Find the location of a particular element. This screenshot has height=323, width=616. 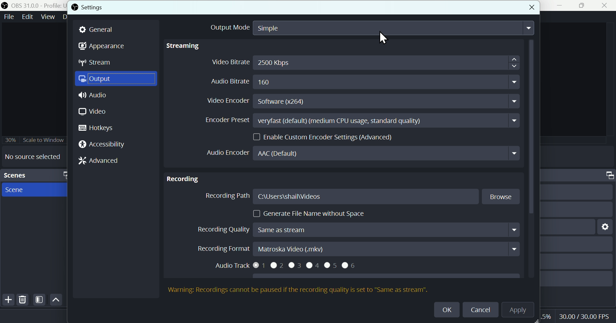

Maximise is located at coordinates (583, 5).